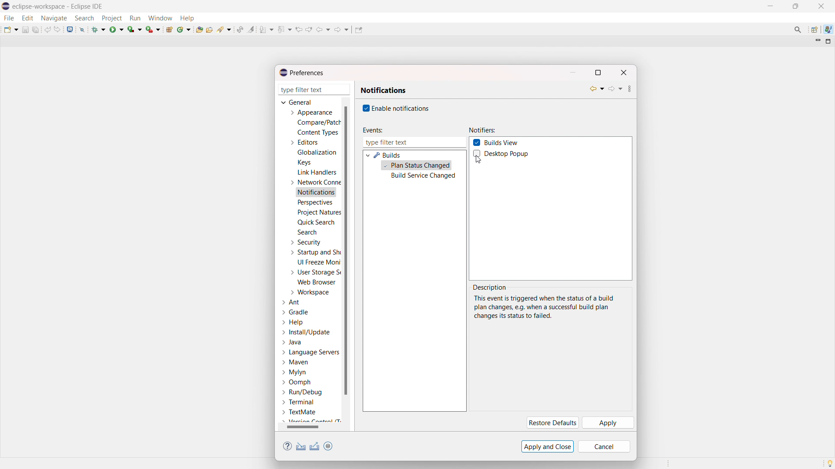 The image size is (835, 469). Describe the element at coordinates (309, 29) in the screenshot. I see `view next location` at that location.